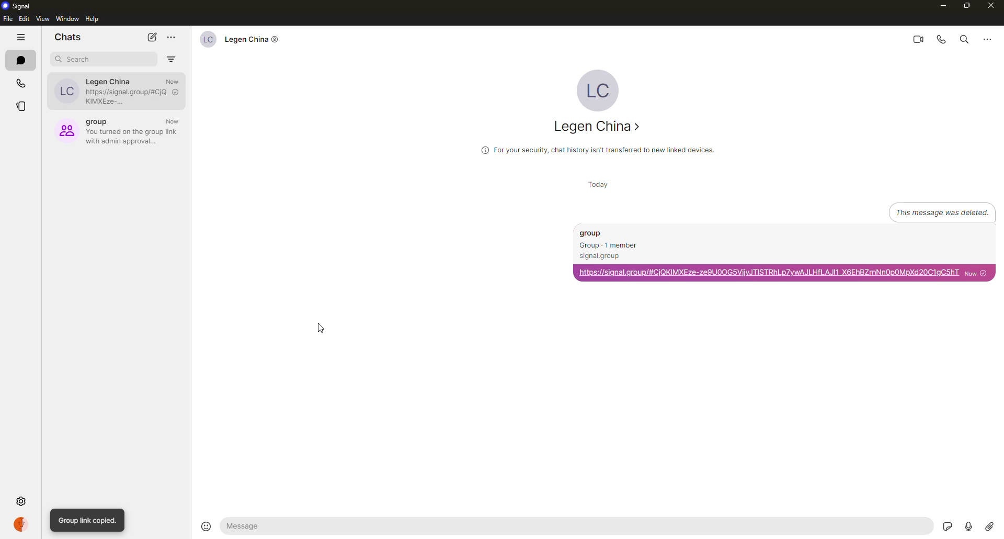 Image resolution: width=1004 pixels, height=539 pixels. What do you see at coordinates (115, 89) in the screenshot?
I see `contact` at bounding box center [115, 89].